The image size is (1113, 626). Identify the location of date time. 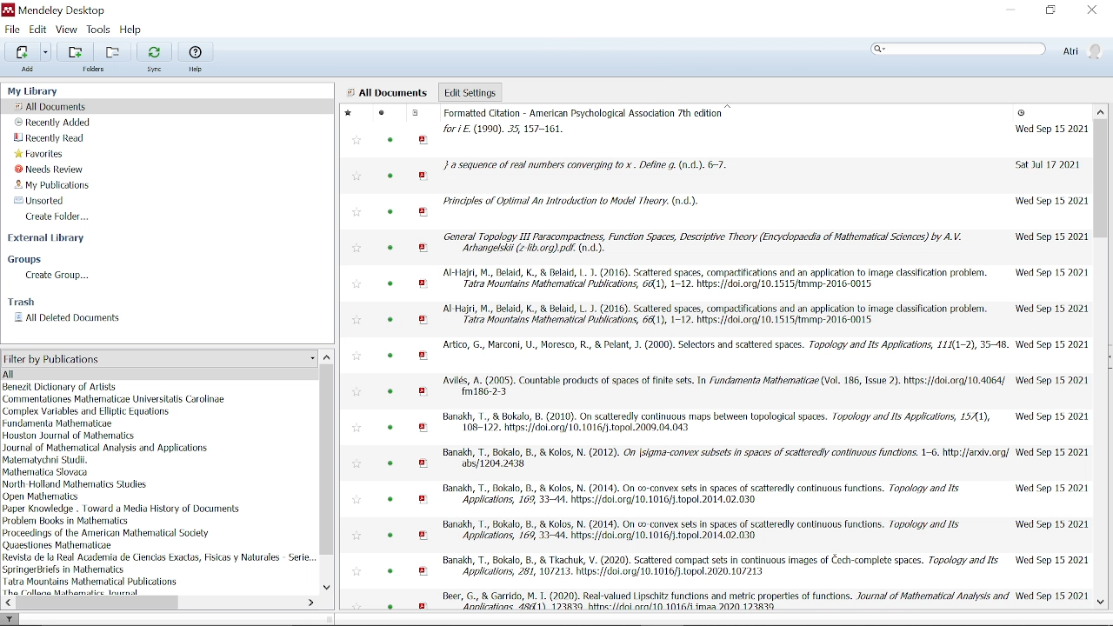
(1050, 488).